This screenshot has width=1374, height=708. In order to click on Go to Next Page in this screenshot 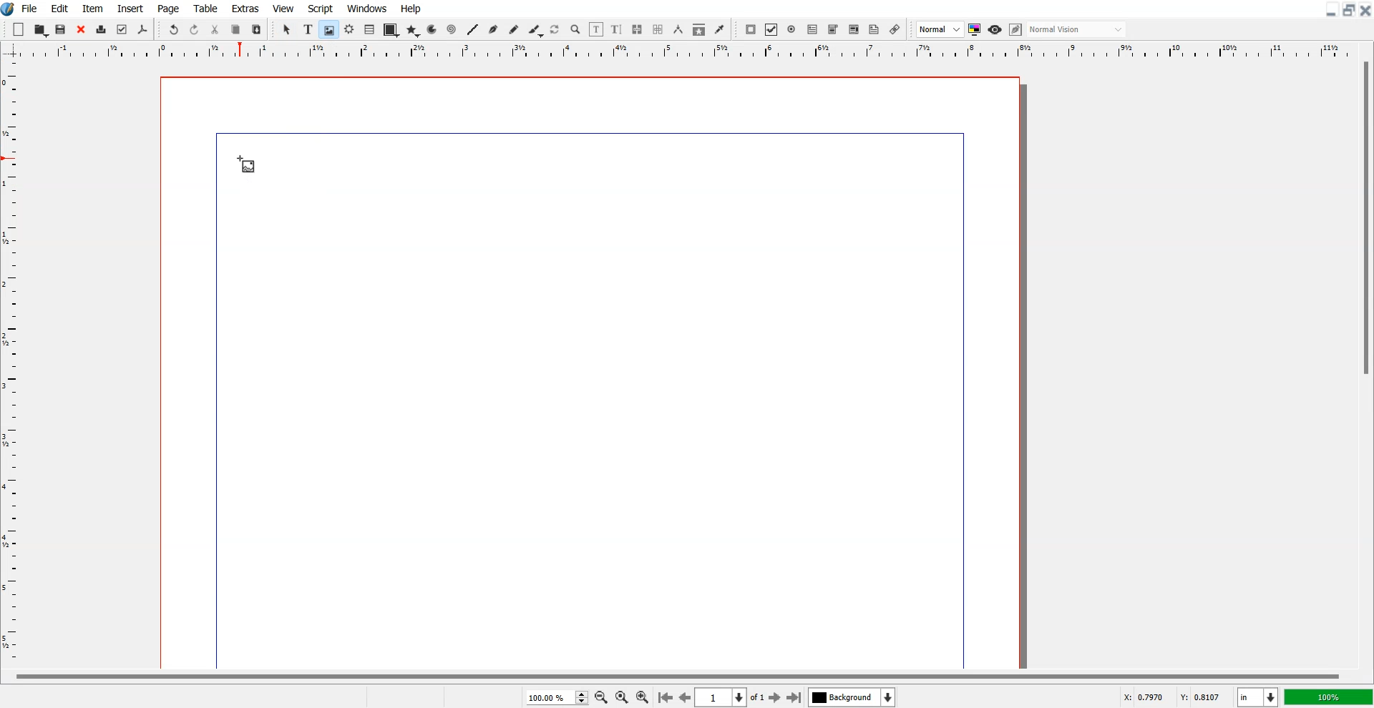, I will do `click(776, 698)`.